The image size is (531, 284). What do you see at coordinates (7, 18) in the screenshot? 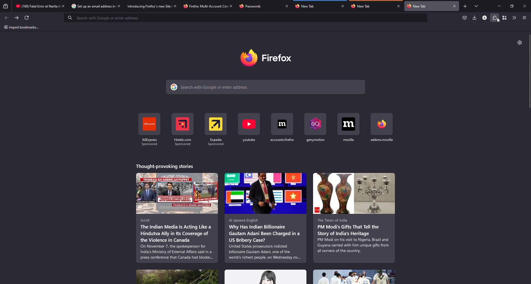
I see `back` at bounding box center [7, 18].